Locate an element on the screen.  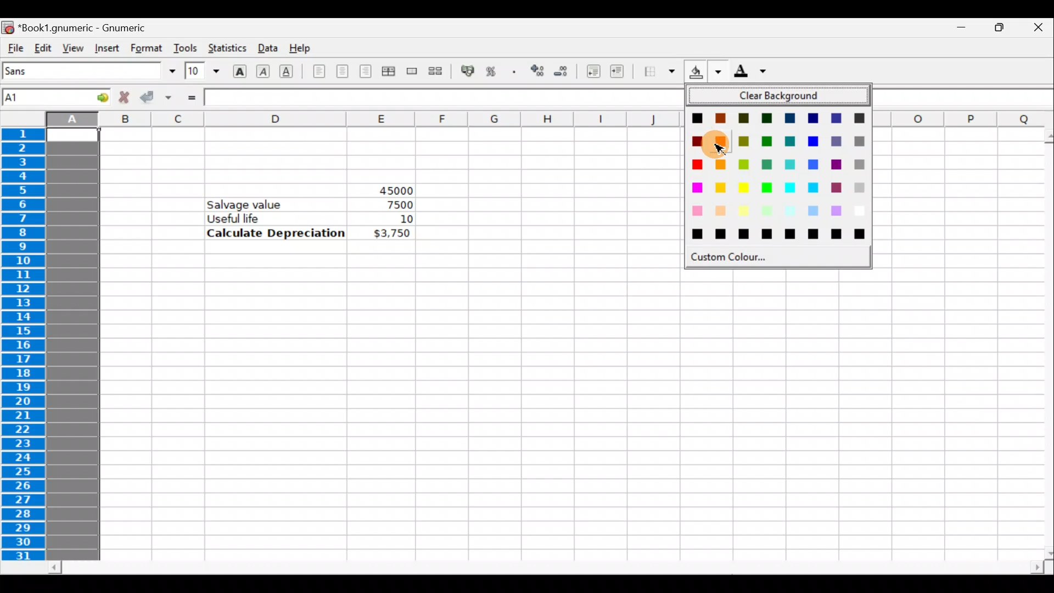
Color palette is located at coordinates (781, 174).